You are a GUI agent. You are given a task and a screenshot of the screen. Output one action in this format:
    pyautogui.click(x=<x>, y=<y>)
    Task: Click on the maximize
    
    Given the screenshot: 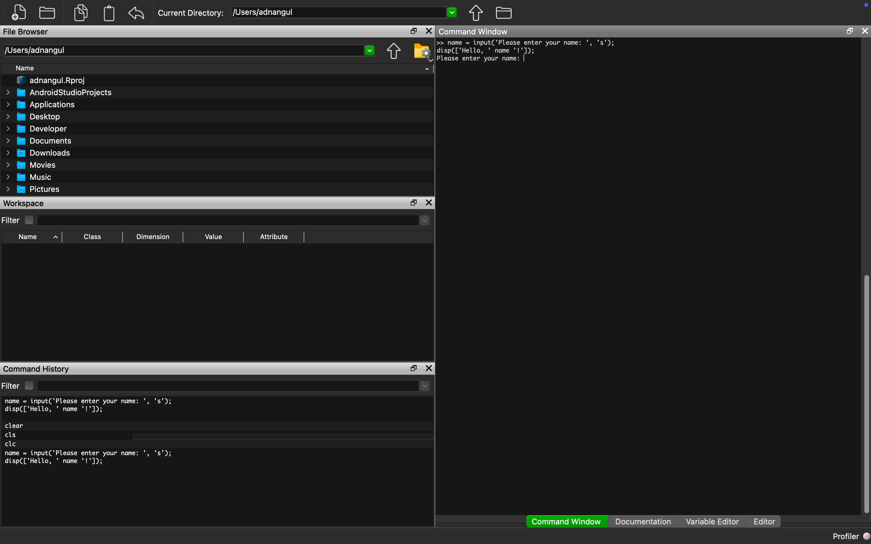 What is the action you would take?
    pyautogui.click(x=412, y=369)
    